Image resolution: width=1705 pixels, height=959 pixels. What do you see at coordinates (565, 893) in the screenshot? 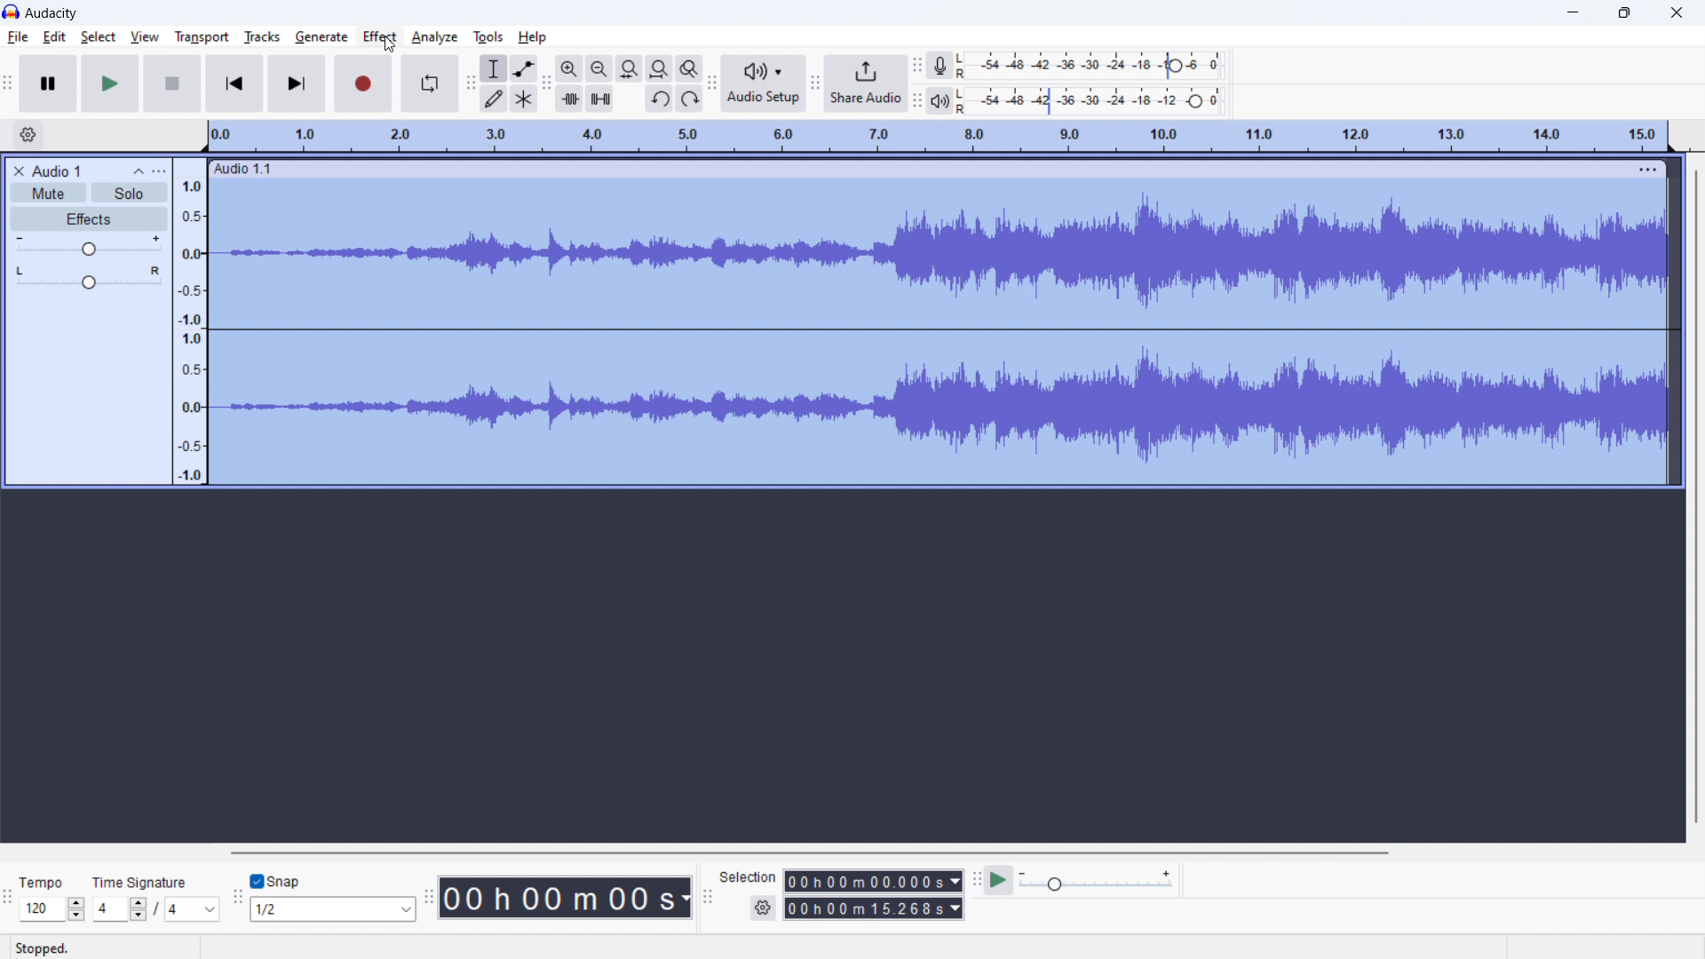
I see `00 h 00 m 00 s` at bounding box center [565, 893].